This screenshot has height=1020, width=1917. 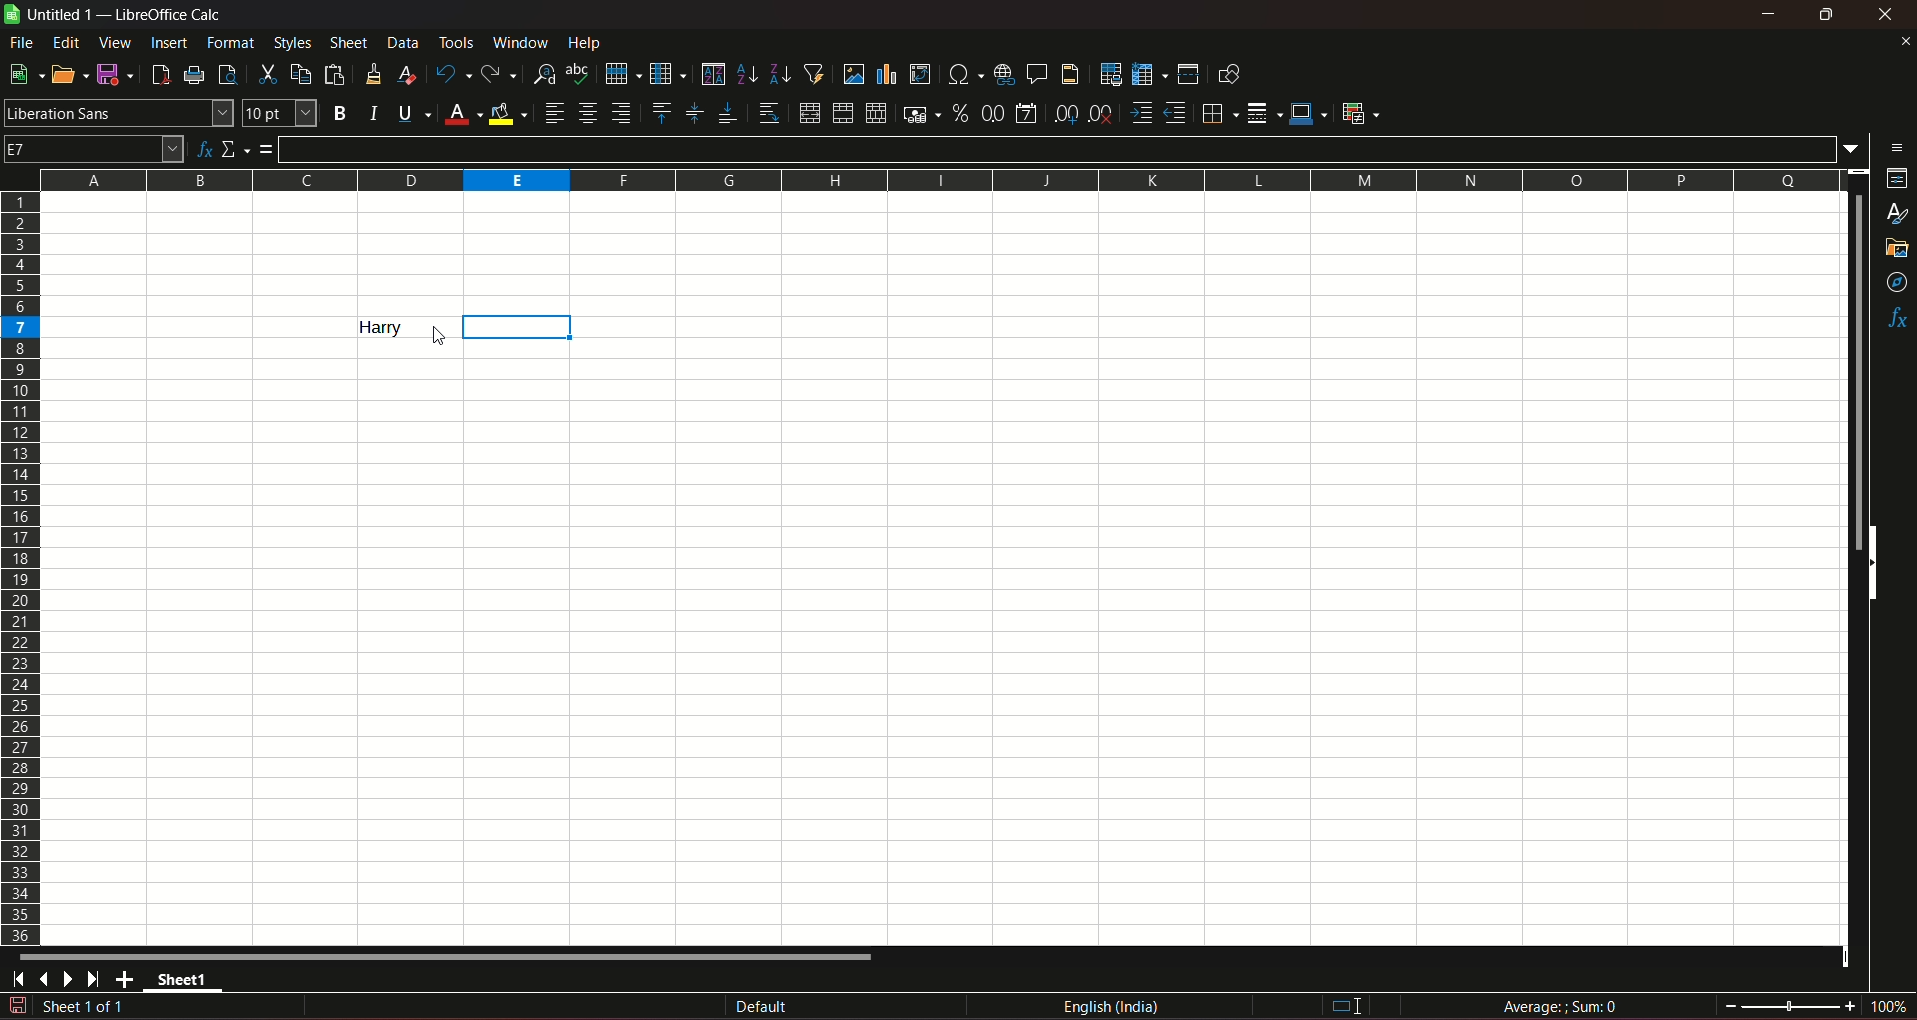 What do you see at coordinates (1262, 114) in the screenshot?
I see `border styles` at bounding box center [1262, 114].